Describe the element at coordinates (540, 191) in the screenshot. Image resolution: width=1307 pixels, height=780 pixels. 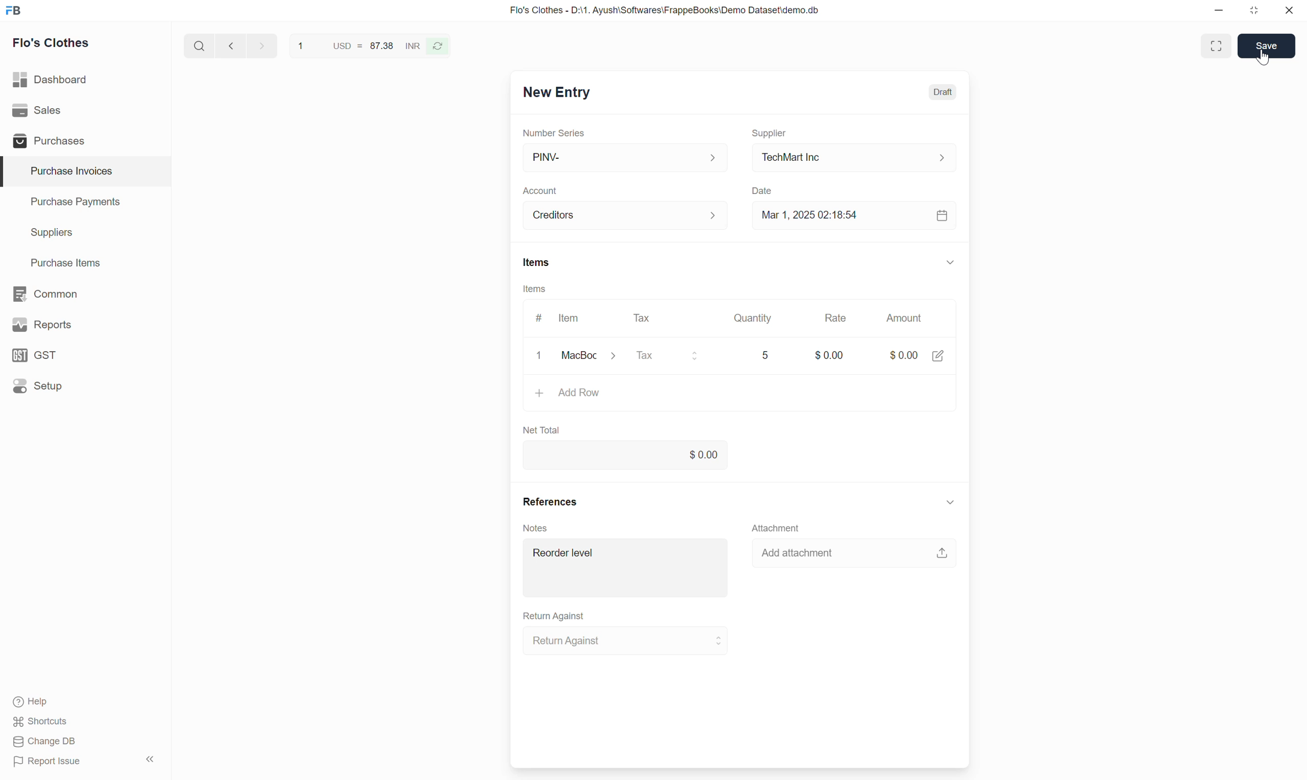
I see `Account` at that location.